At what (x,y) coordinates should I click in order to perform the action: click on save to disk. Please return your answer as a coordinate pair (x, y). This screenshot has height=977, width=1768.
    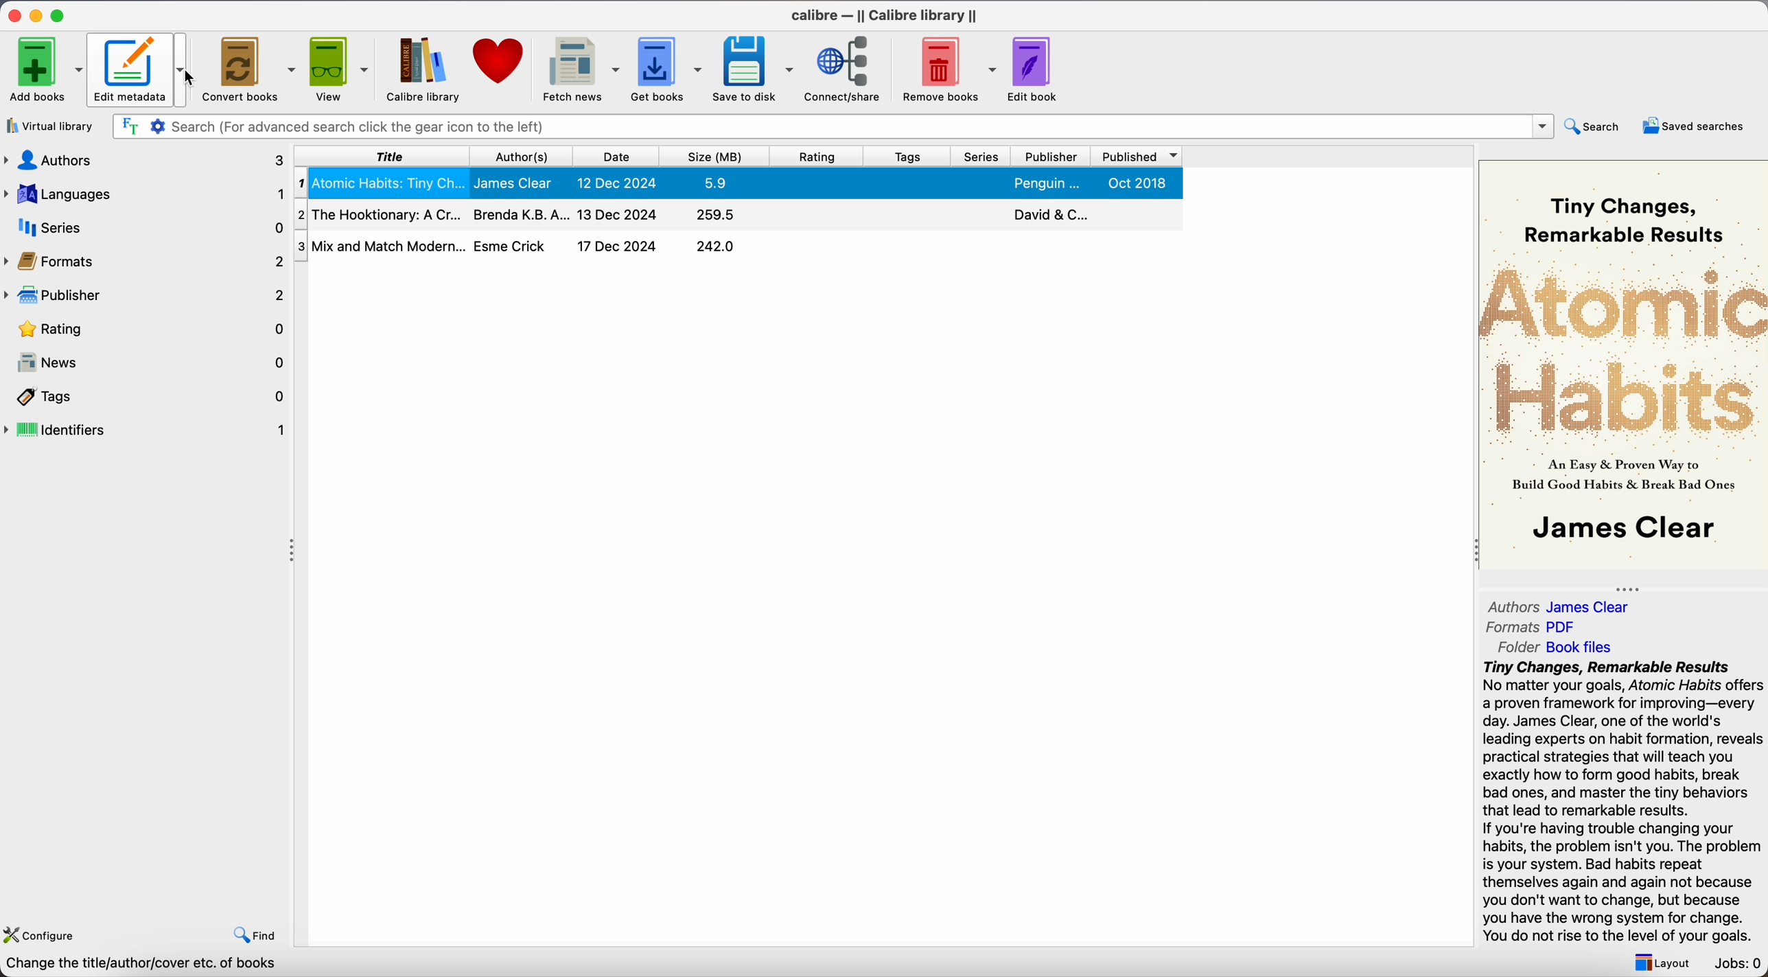
    Looking at the image, I should click on (754, 69).